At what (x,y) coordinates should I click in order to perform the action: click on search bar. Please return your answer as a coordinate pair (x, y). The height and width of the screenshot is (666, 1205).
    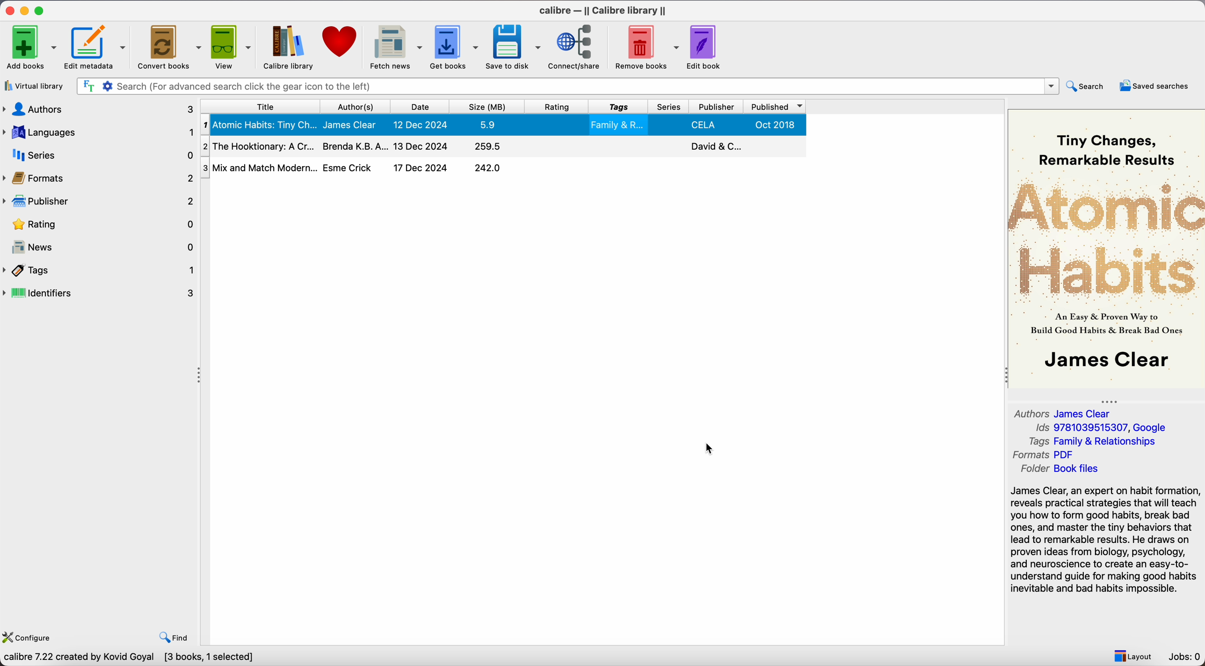
    Looking at the image, I should click on (569, 86).